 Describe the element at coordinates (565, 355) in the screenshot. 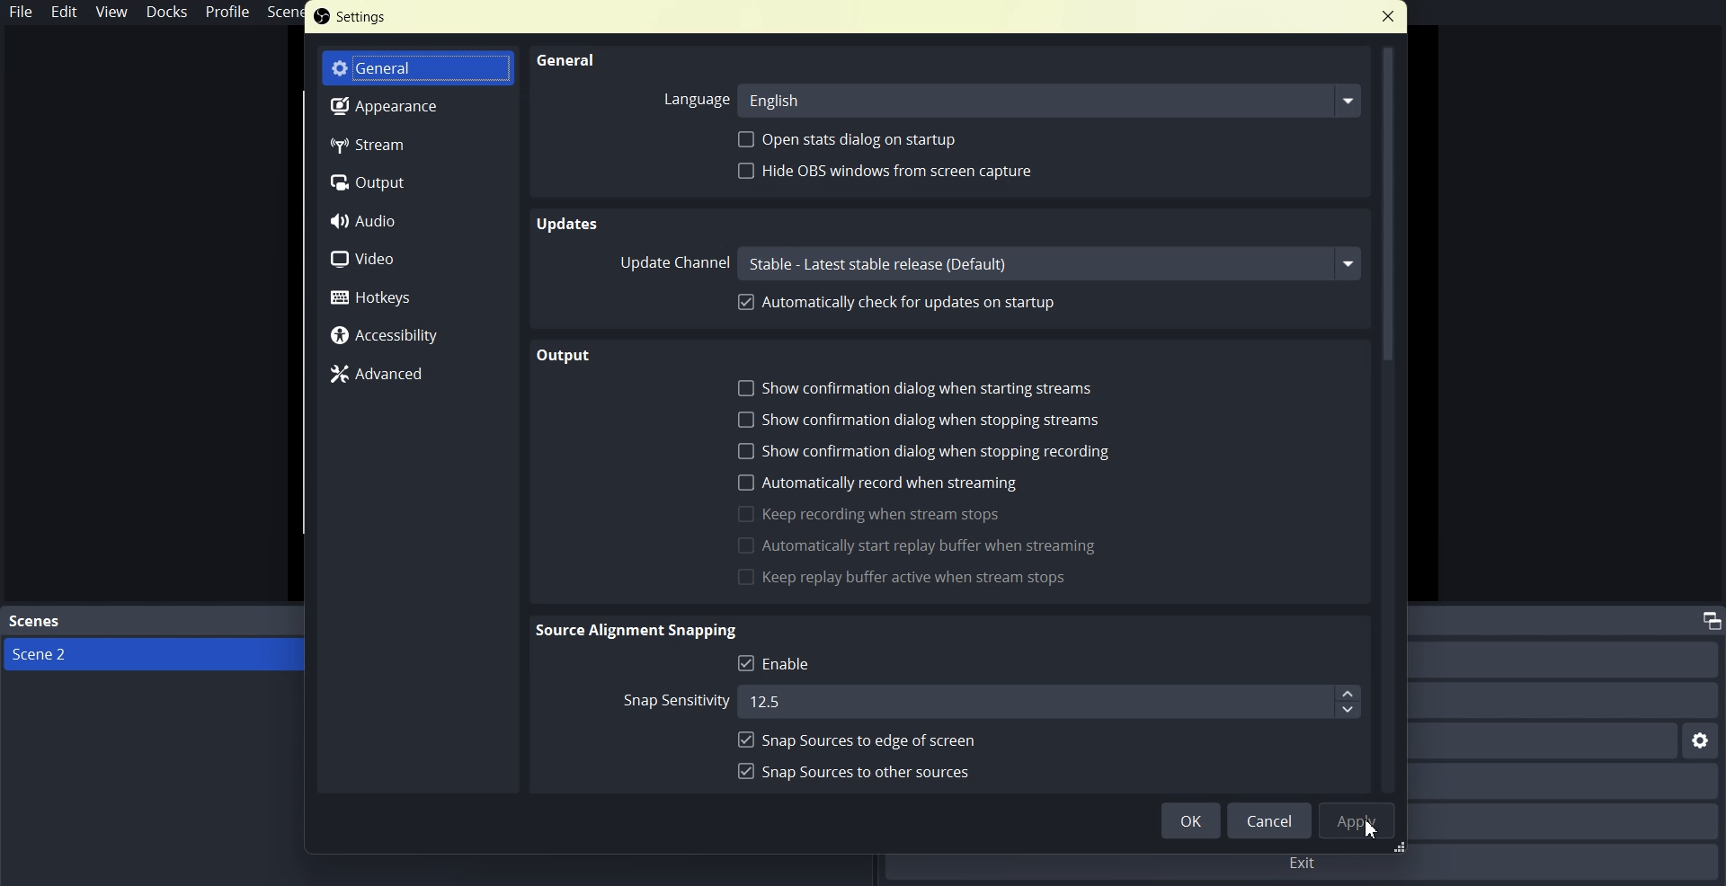

I see `Text` at that location.